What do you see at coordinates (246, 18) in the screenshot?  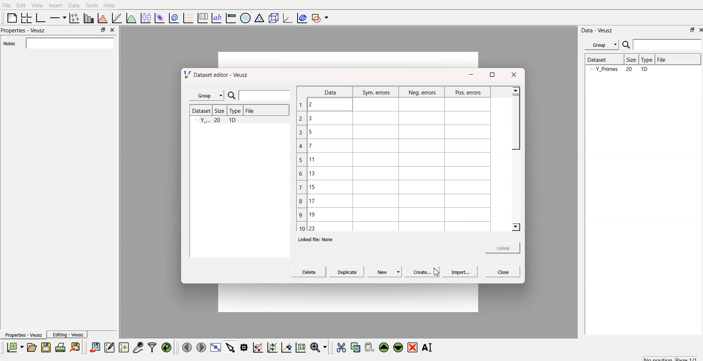 I see `polar graph` at bounding box center [246, 18].